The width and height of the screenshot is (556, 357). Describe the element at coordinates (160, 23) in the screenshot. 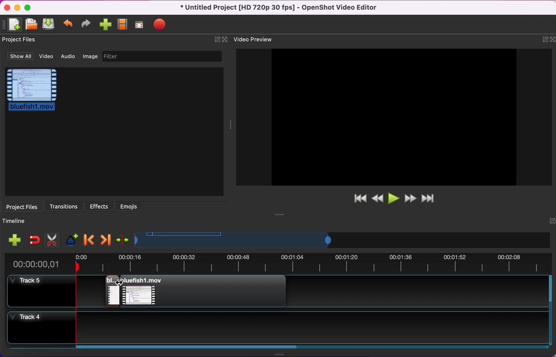

I see `expor video` at that location.